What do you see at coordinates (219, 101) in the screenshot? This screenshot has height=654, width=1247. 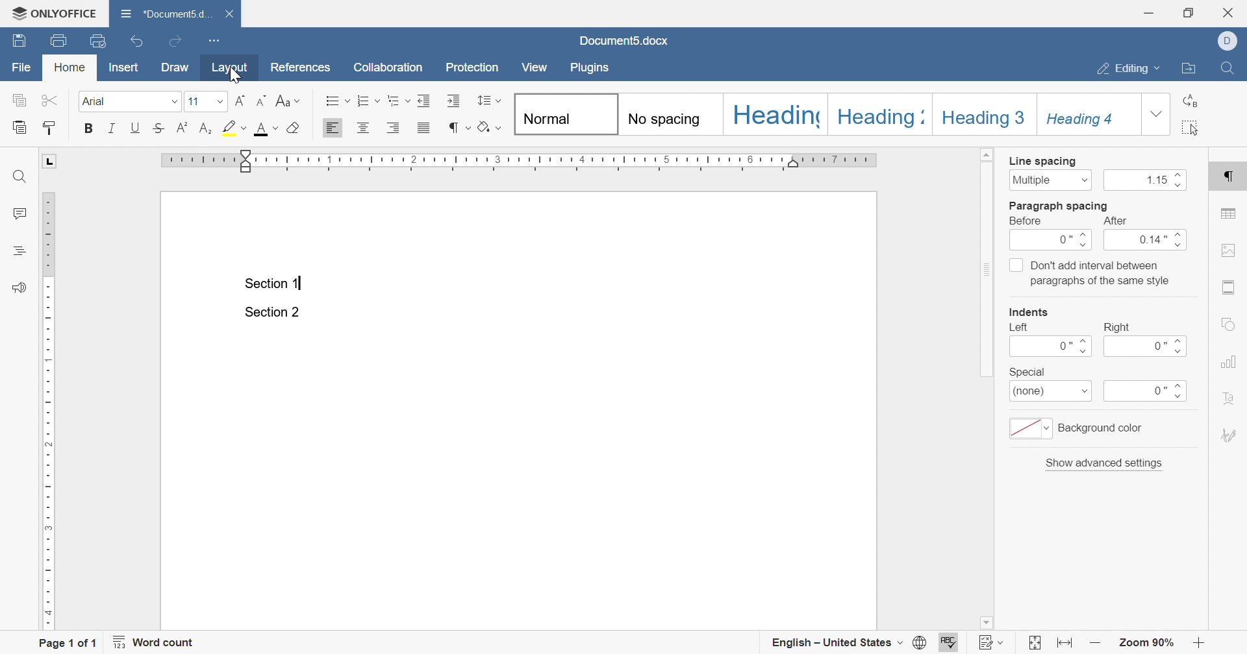 I see `drop down` at bounding box center [219, 101].